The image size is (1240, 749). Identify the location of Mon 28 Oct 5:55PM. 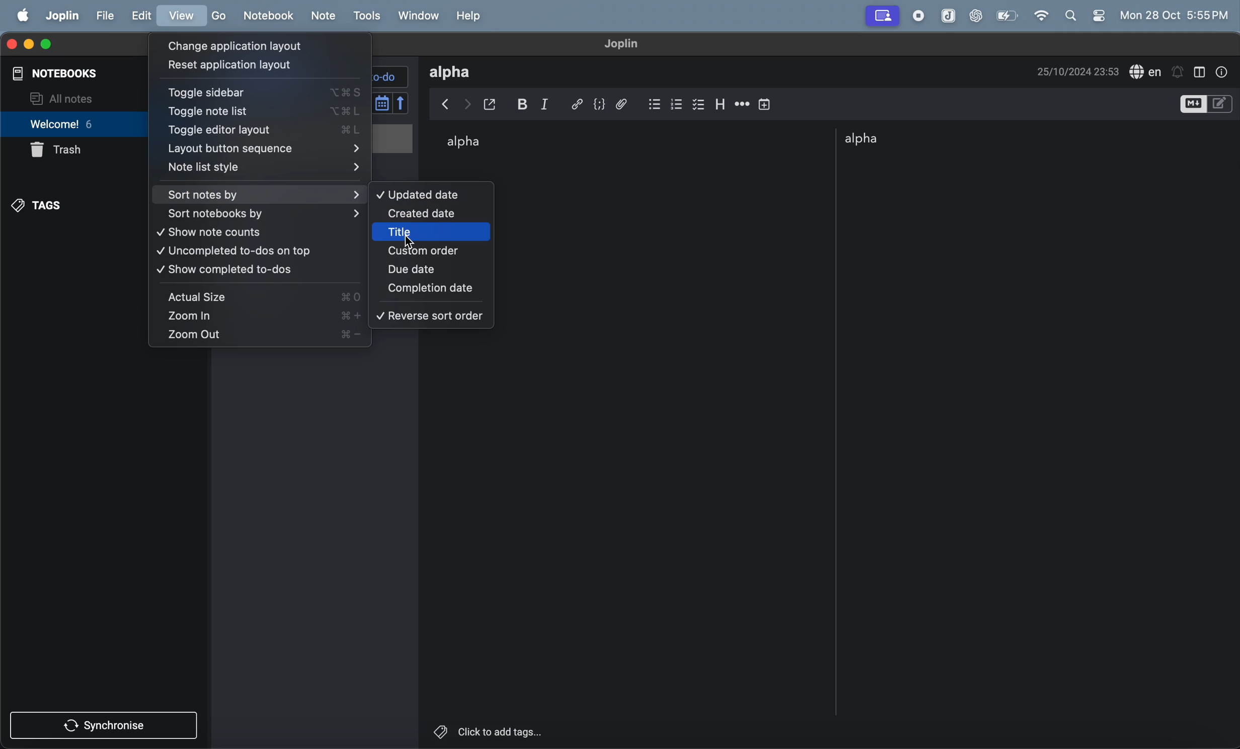
(1175, 16).